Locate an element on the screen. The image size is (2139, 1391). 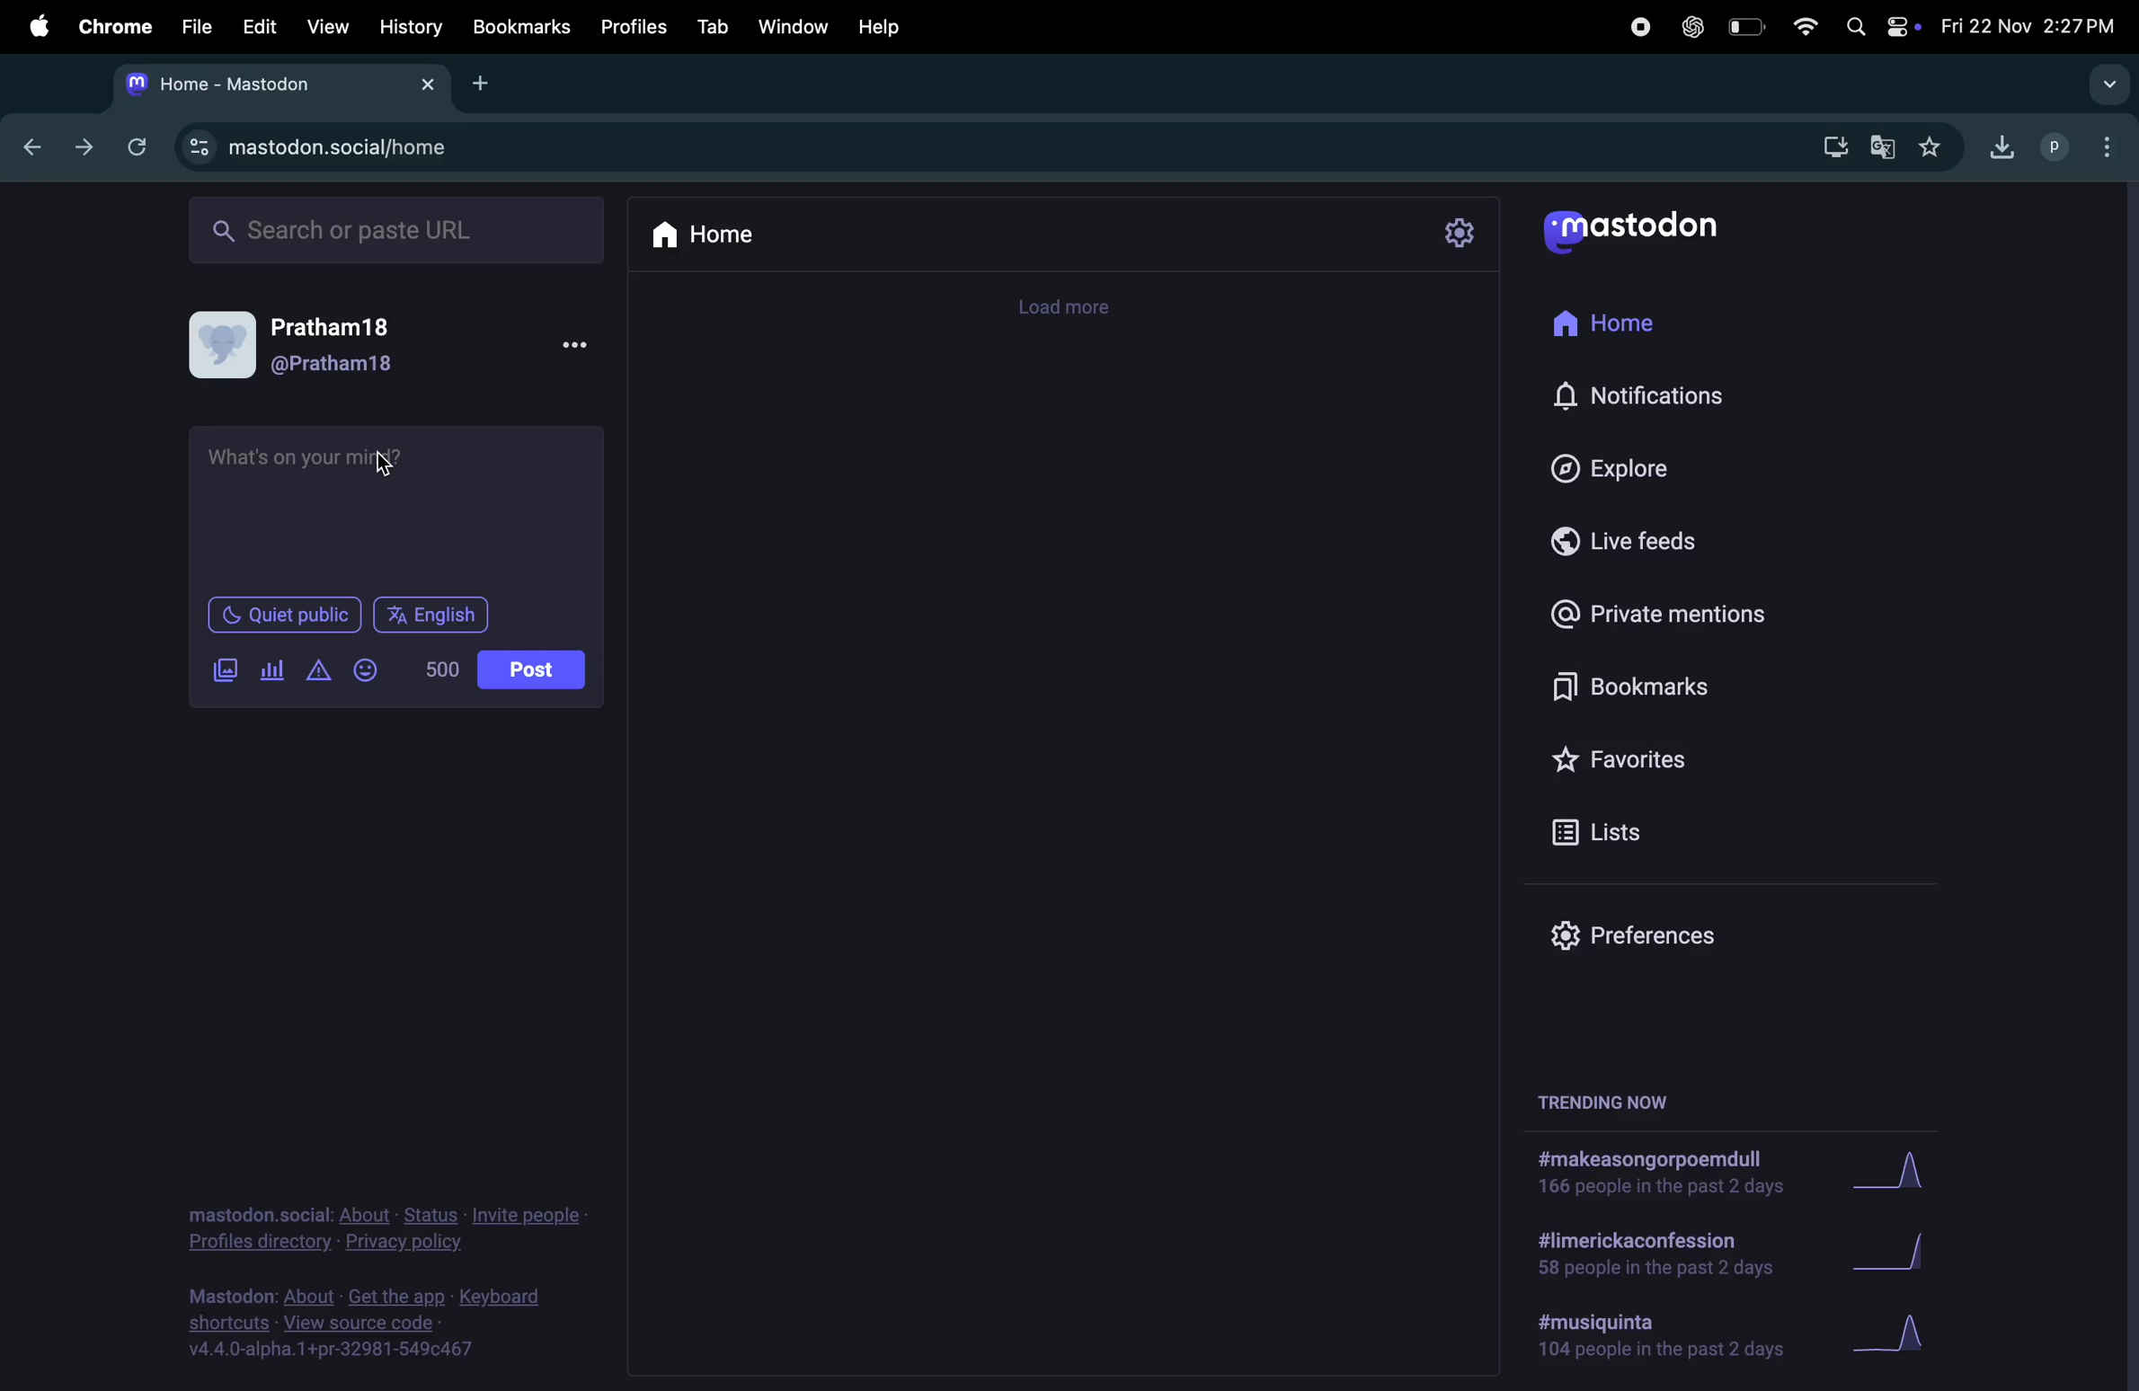
favourites is located at coordinates (1932, 147).